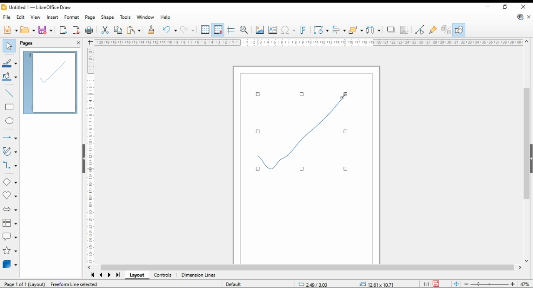 This screenshot has width=533, height=288. I want to click on zoom factor, so click(525, 284).